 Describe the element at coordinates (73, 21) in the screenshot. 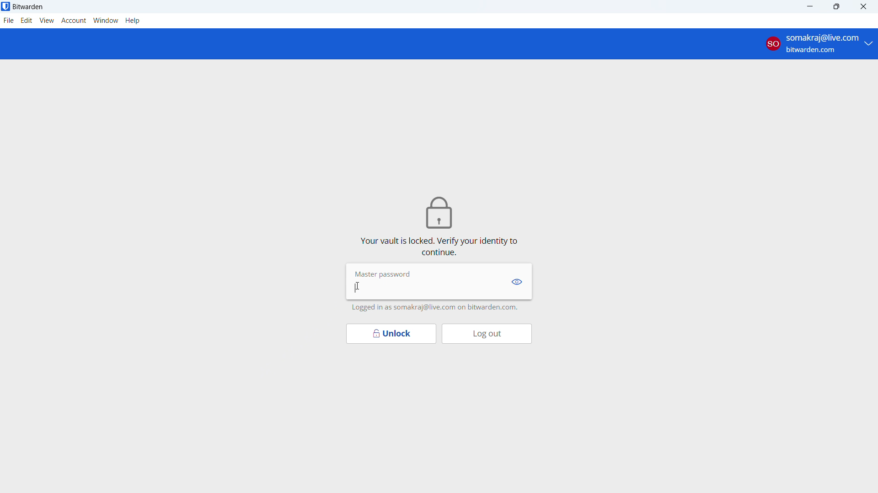

I see `account` at that location.